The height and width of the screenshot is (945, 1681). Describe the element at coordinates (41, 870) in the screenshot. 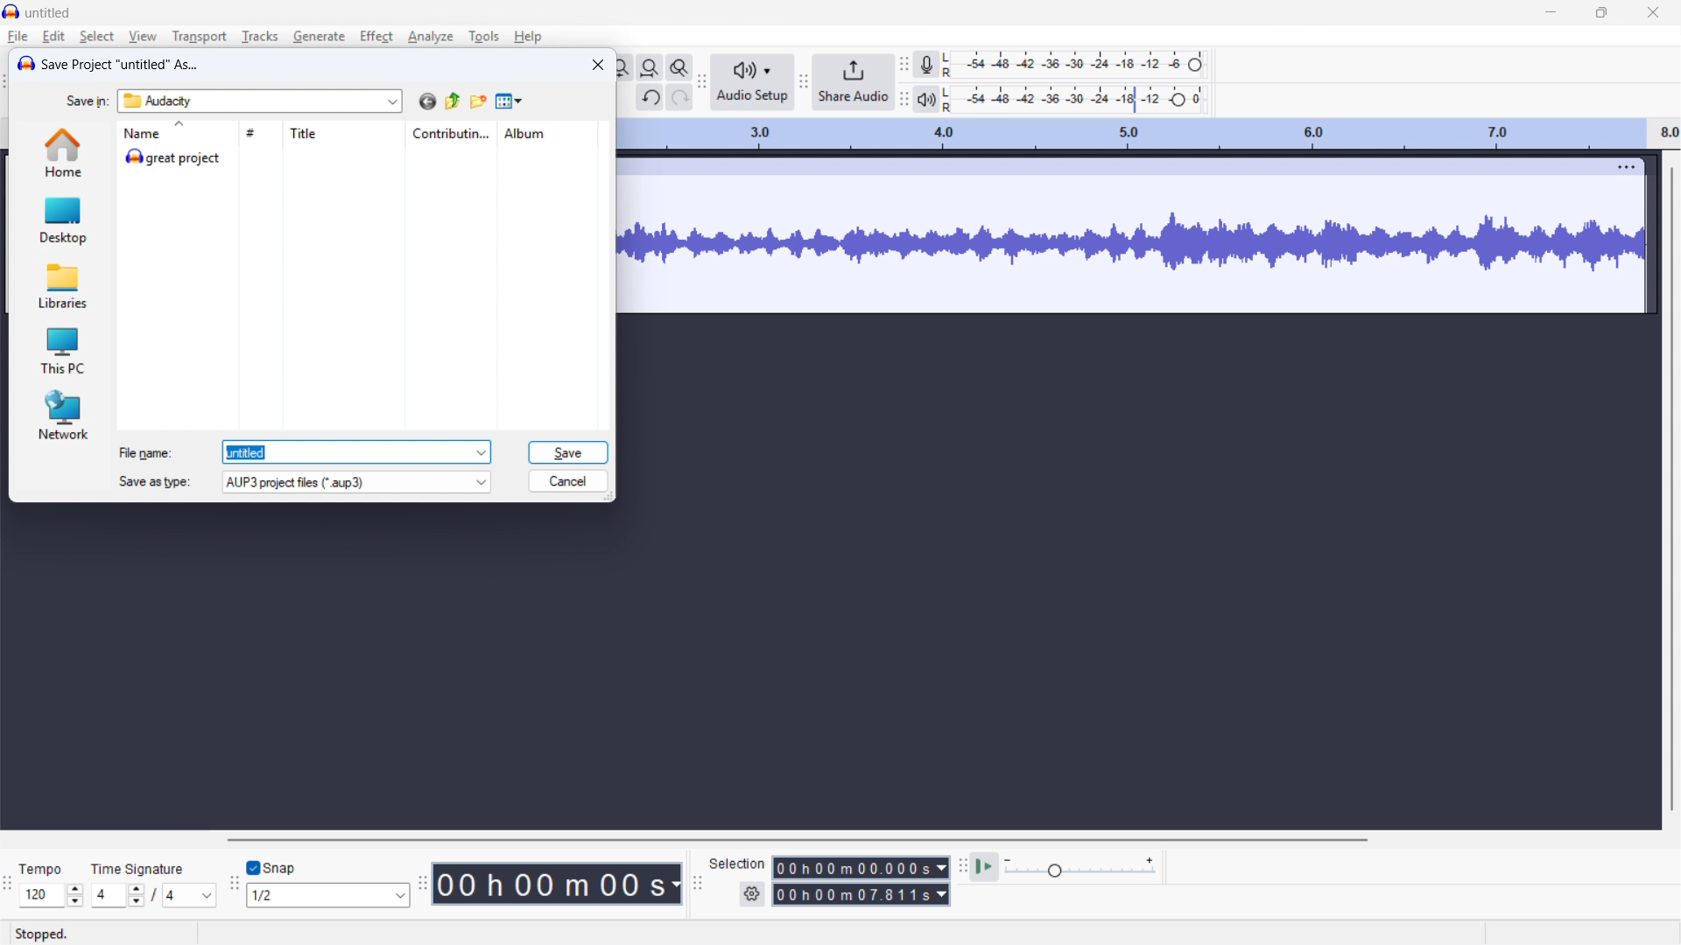

I see `tempo` at that location.